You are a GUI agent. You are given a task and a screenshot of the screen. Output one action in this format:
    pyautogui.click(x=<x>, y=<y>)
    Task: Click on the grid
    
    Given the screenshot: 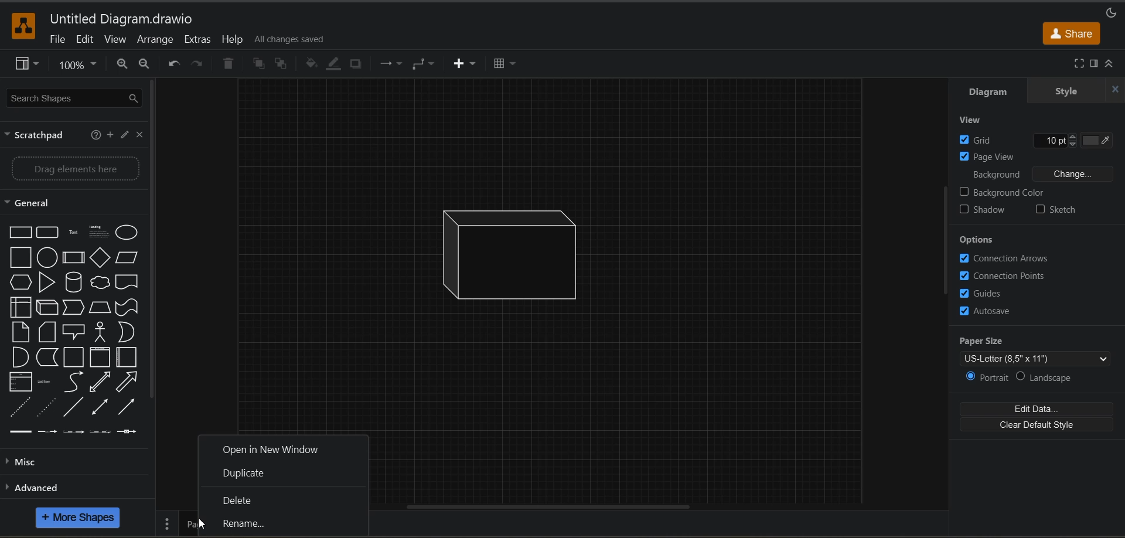 What is the action you would take?
    pyautogui.click(x=983, y=139)
    